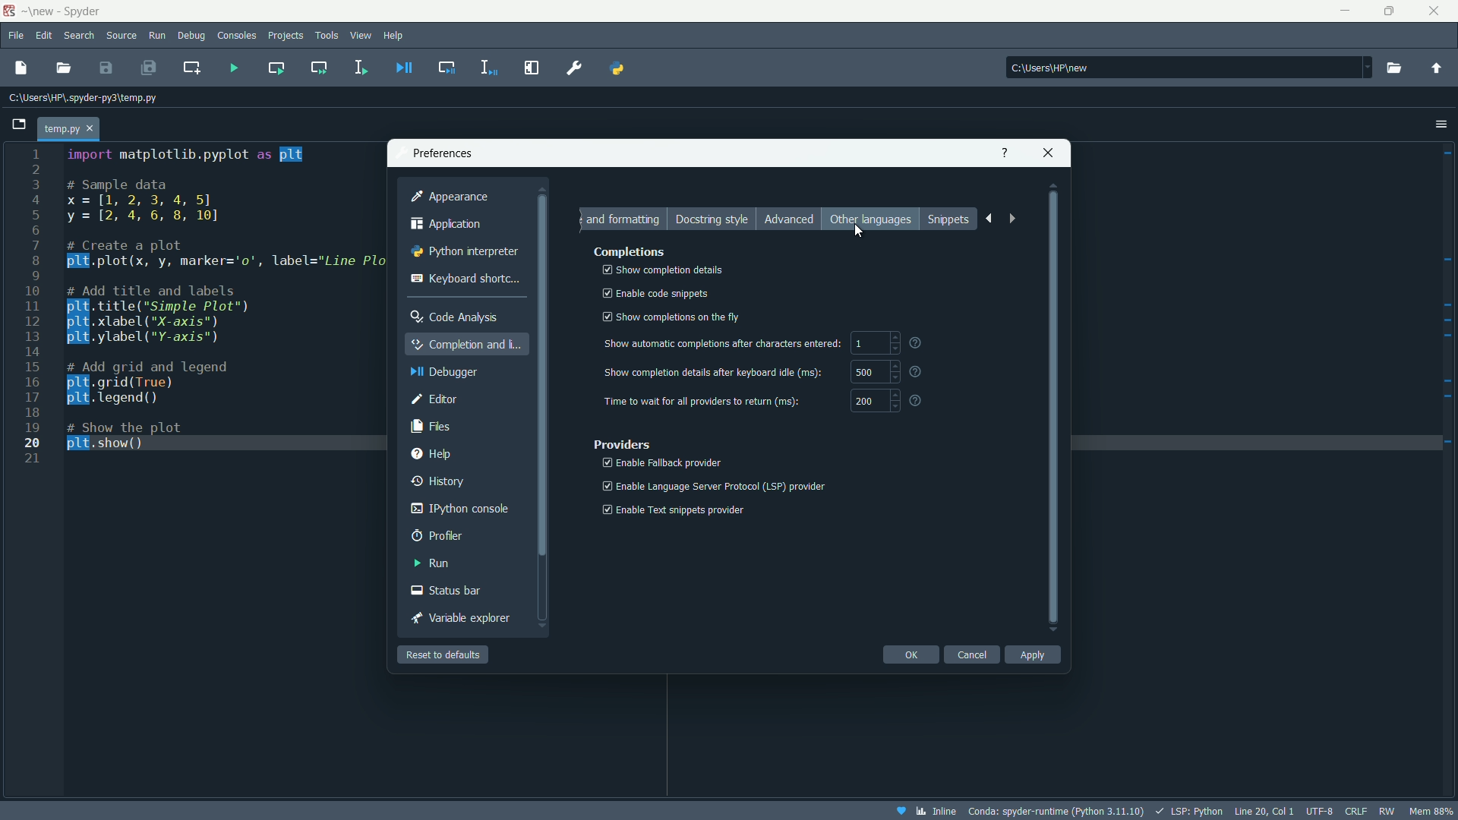  What do you see at coordinates (1054, 408) in the screenshot?
I see `scroll bar` at bounding box center [1054, 408].